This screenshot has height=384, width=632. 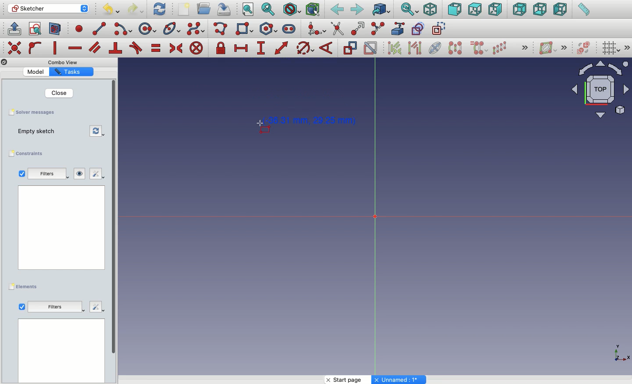 What do you see at coordinates (539, 10) in the screenshot?
I see `Bottom` at bounding box center [539, 10].